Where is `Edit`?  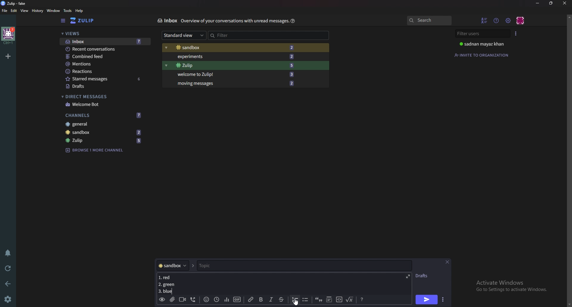
Edit is located at coordinates (14, 10).